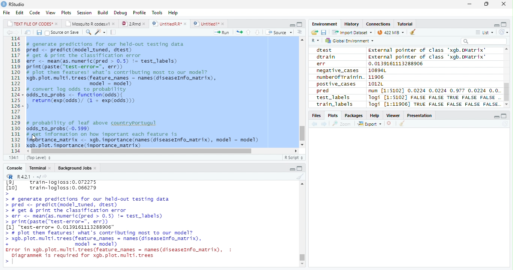 The height and width of the screenshot is (270, 513). What do you see at coordinates (100, 31) in the screenshot?
I see `Coding Tools` at bounding box center [100, 31].